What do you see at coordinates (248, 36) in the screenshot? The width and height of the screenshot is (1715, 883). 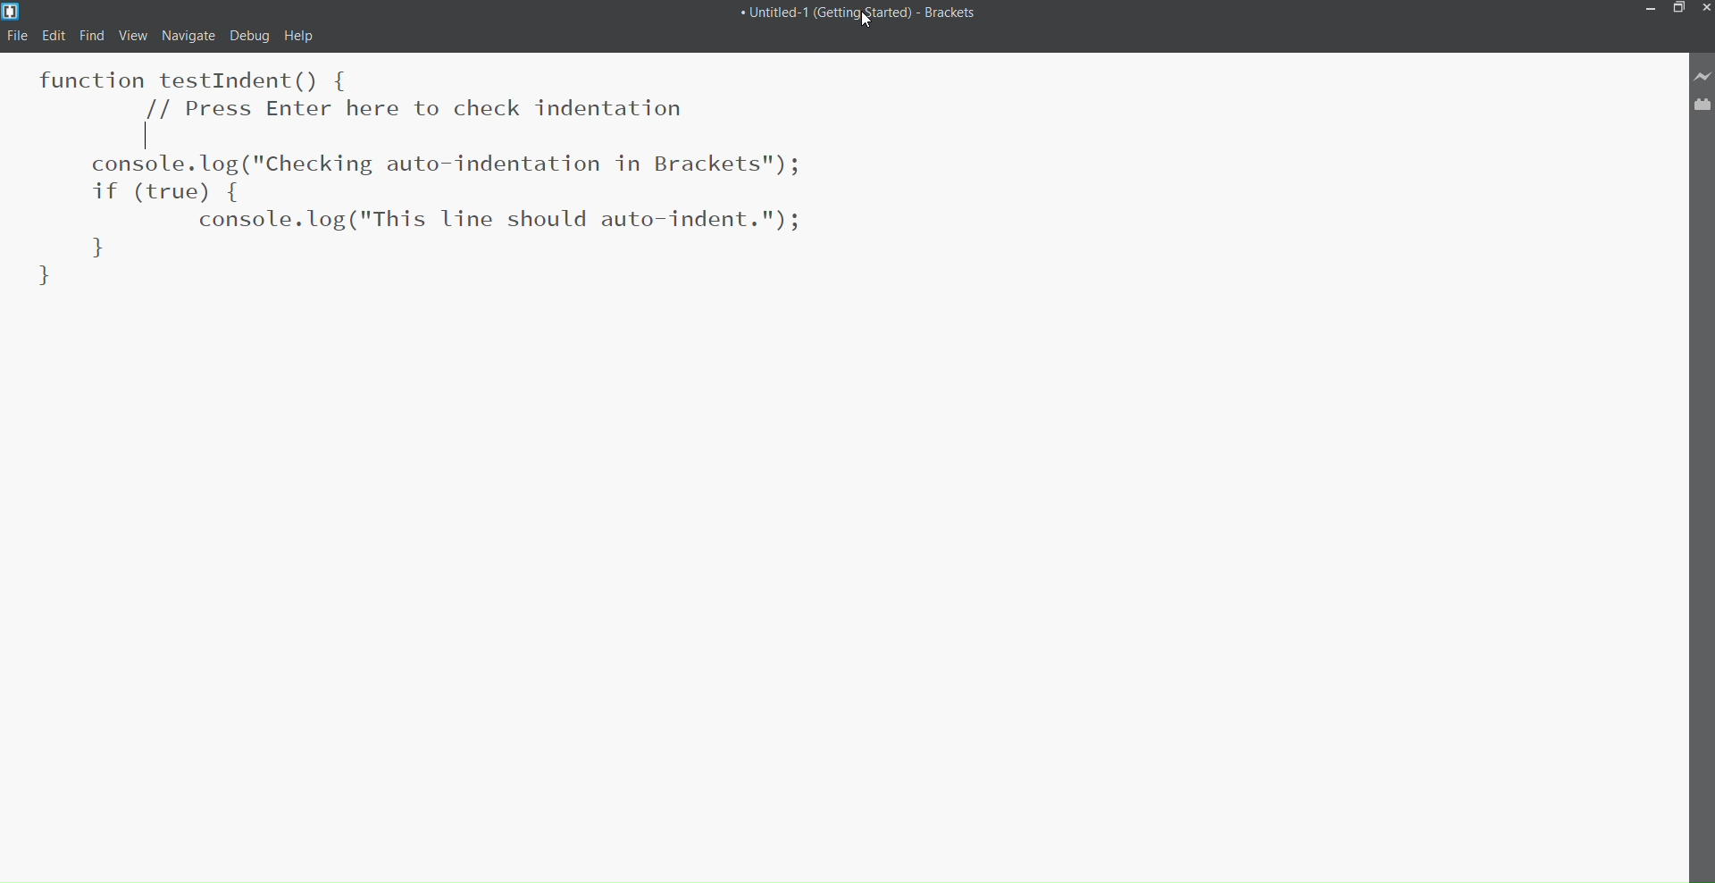 I see `Debug` at bounding box center [248, 36].